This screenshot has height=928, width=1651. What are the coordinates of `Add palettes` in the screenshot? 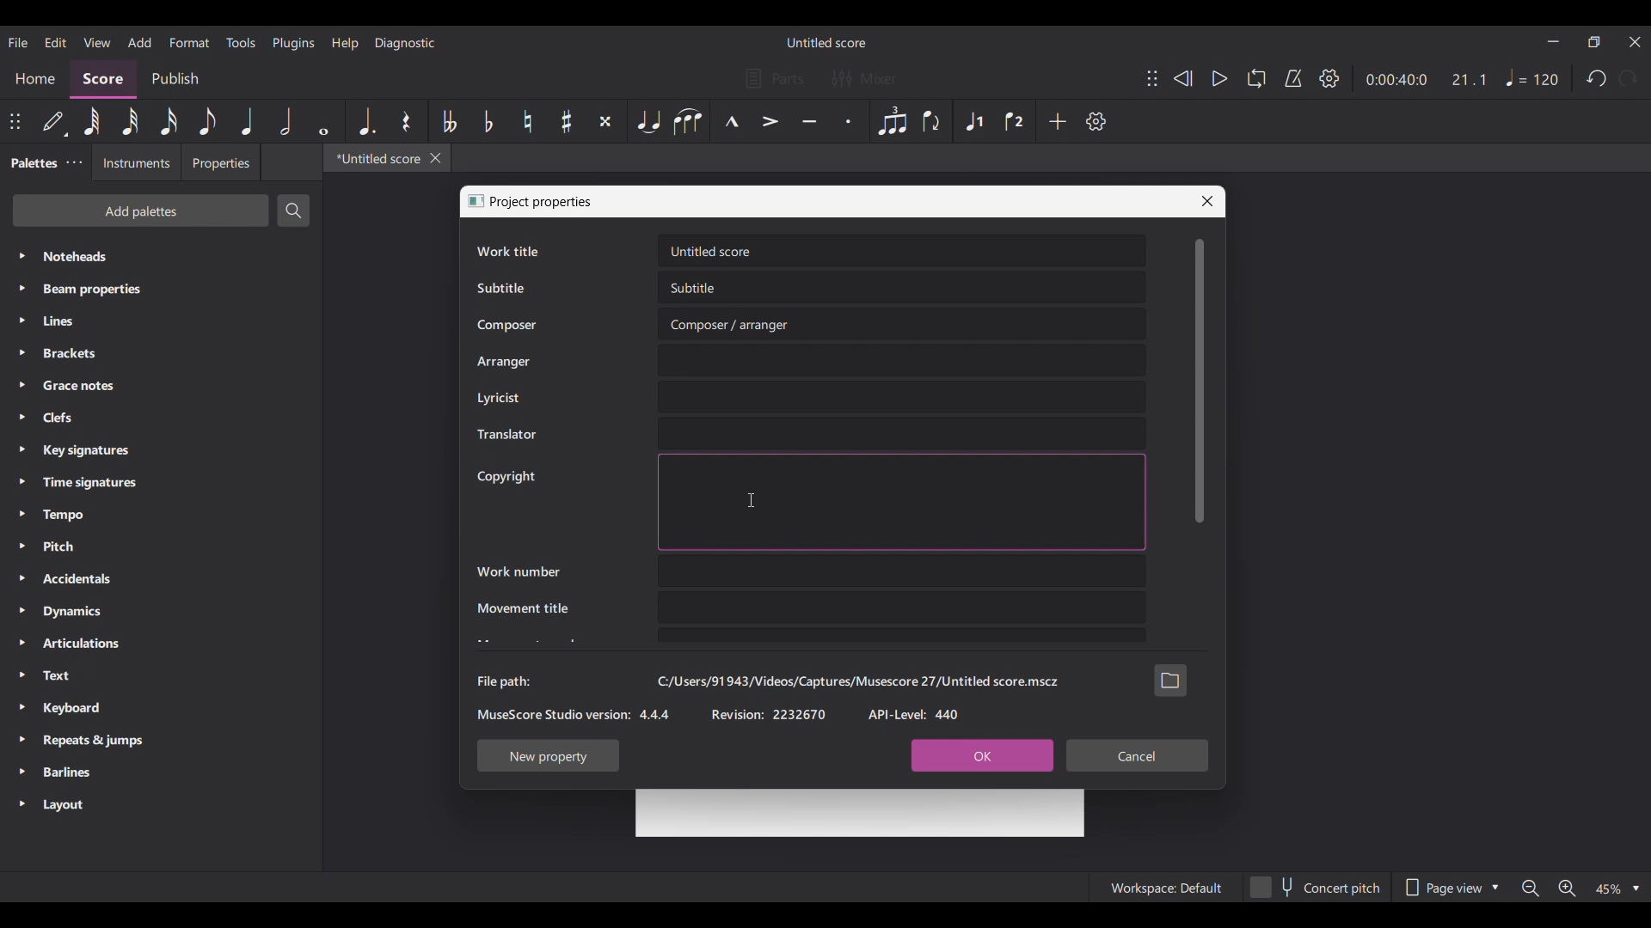 It's located at (140, 211).